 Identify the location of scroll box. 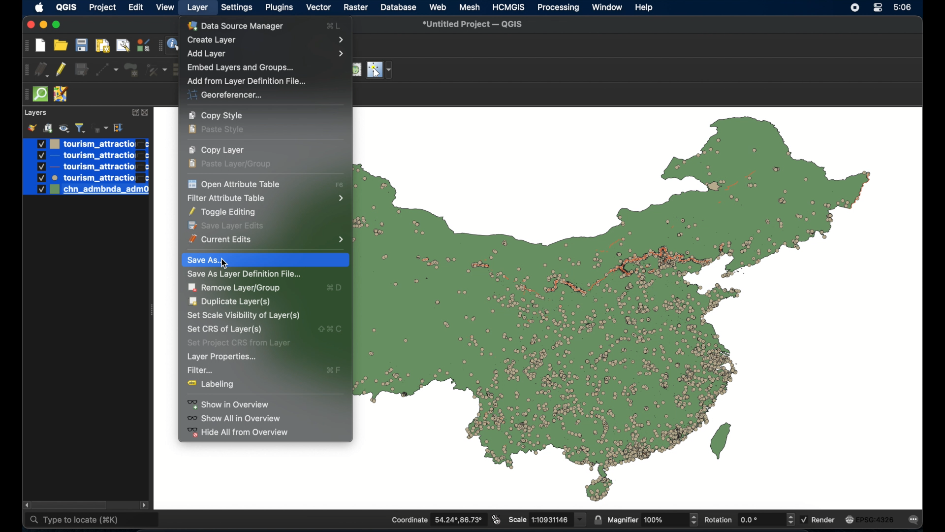
(71, 505).